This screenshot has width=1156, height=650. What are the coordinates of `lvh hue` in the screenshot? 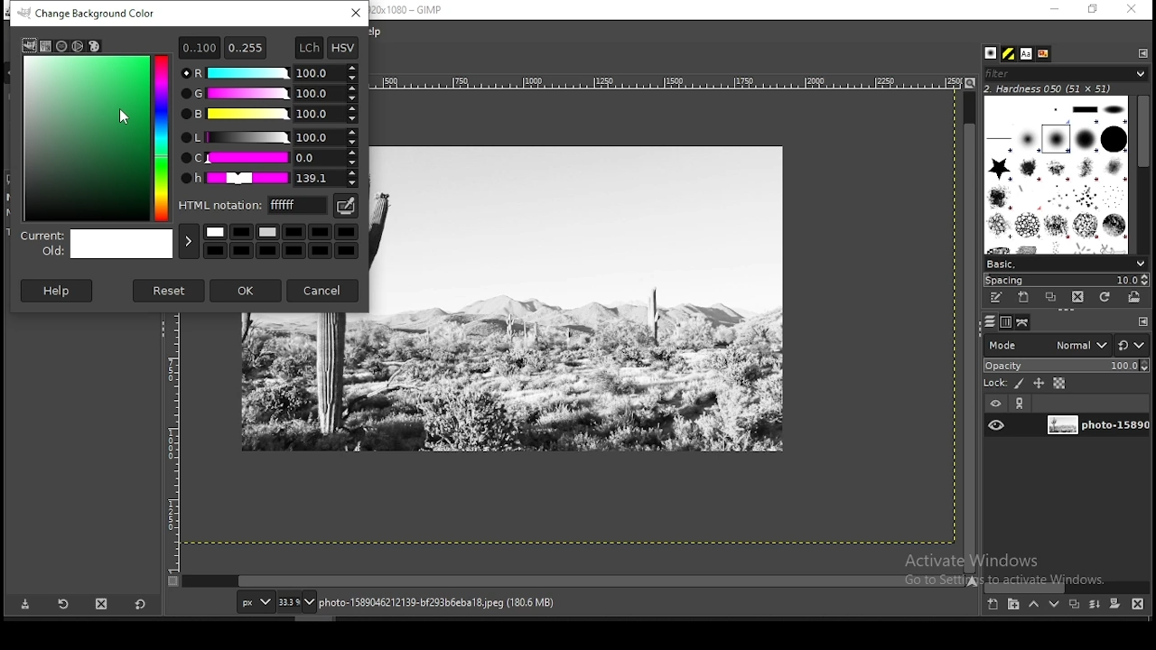 It's located at (270, 179).